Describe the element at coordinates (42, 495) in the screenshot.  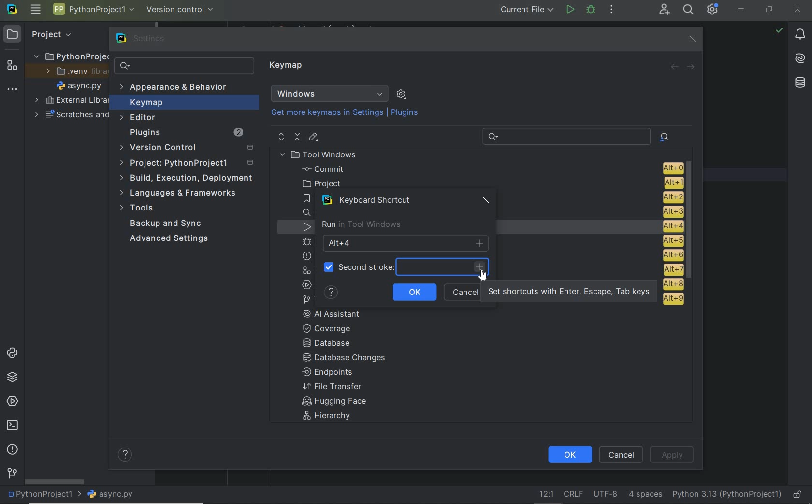
I see `project name` at that location.